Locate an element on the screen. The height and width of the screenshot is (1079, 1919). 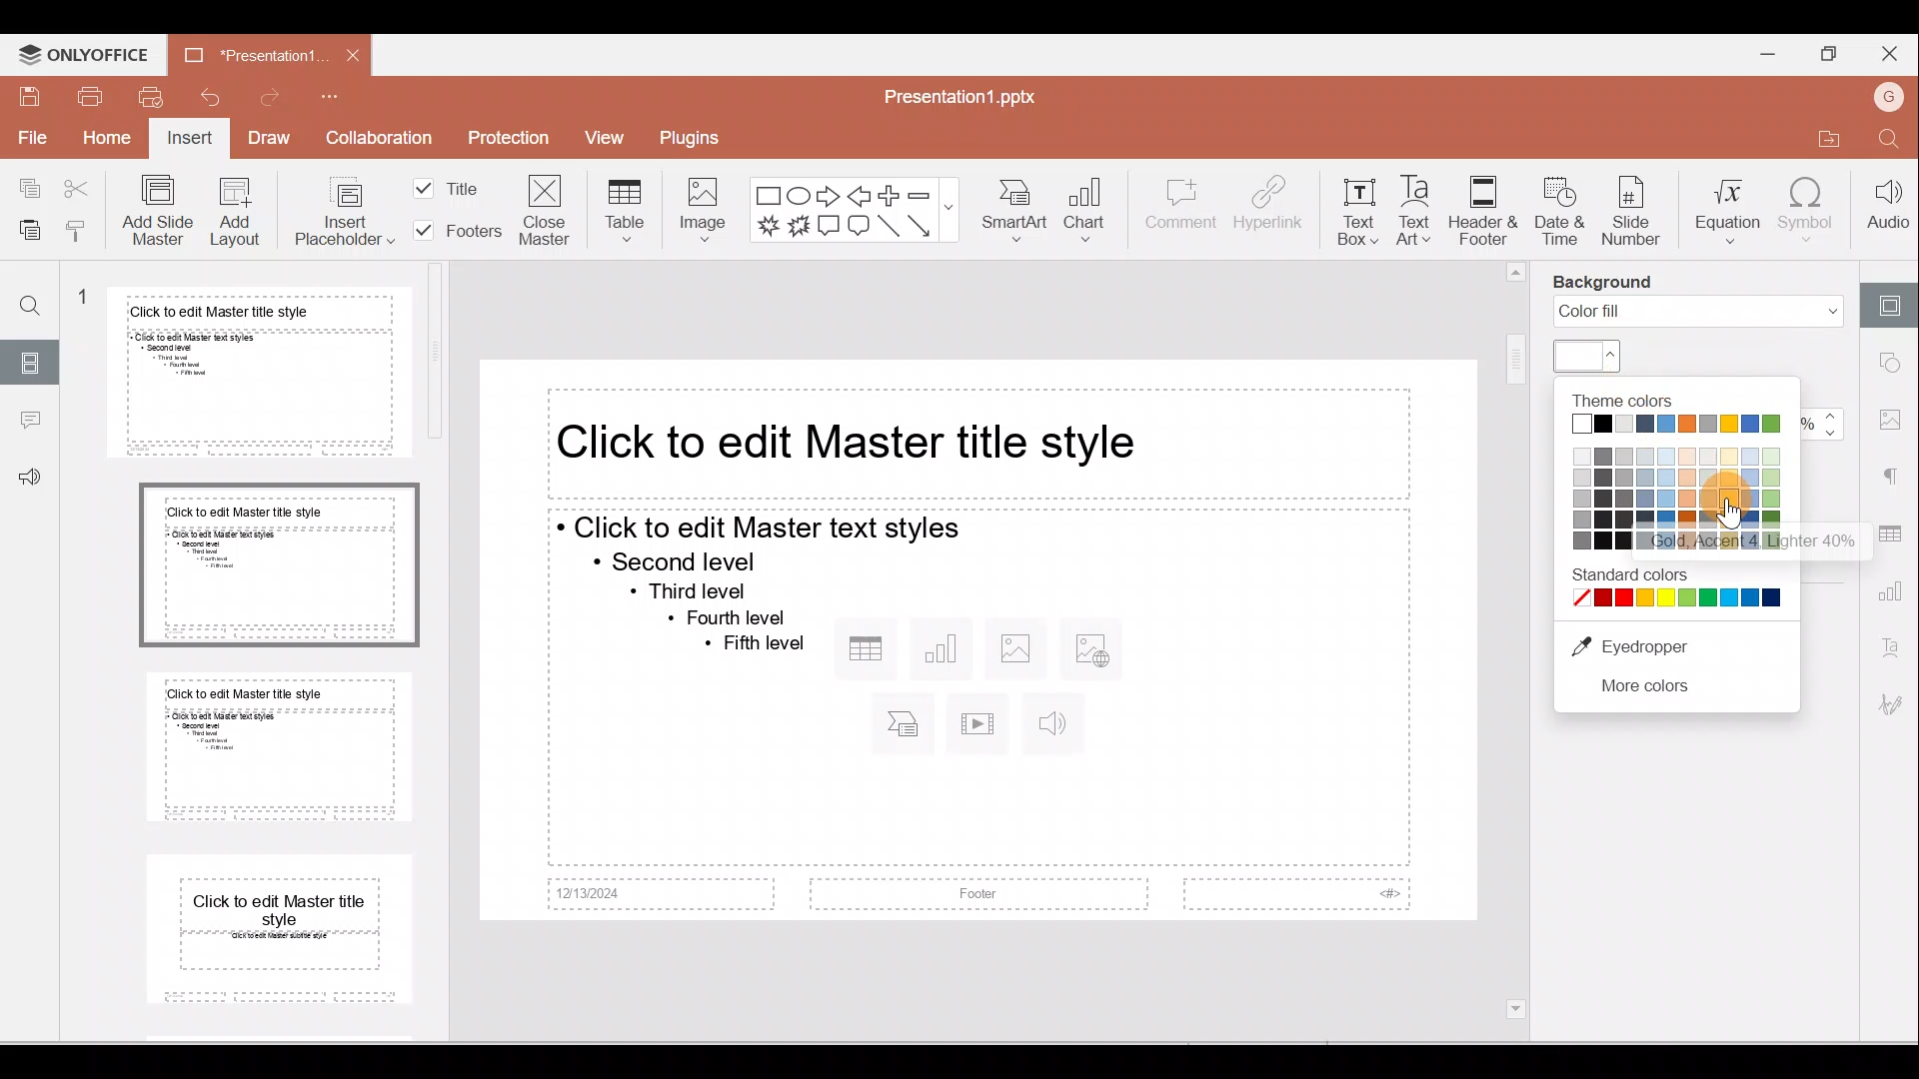
Text Art settings is located at coordinates (1894, 649).